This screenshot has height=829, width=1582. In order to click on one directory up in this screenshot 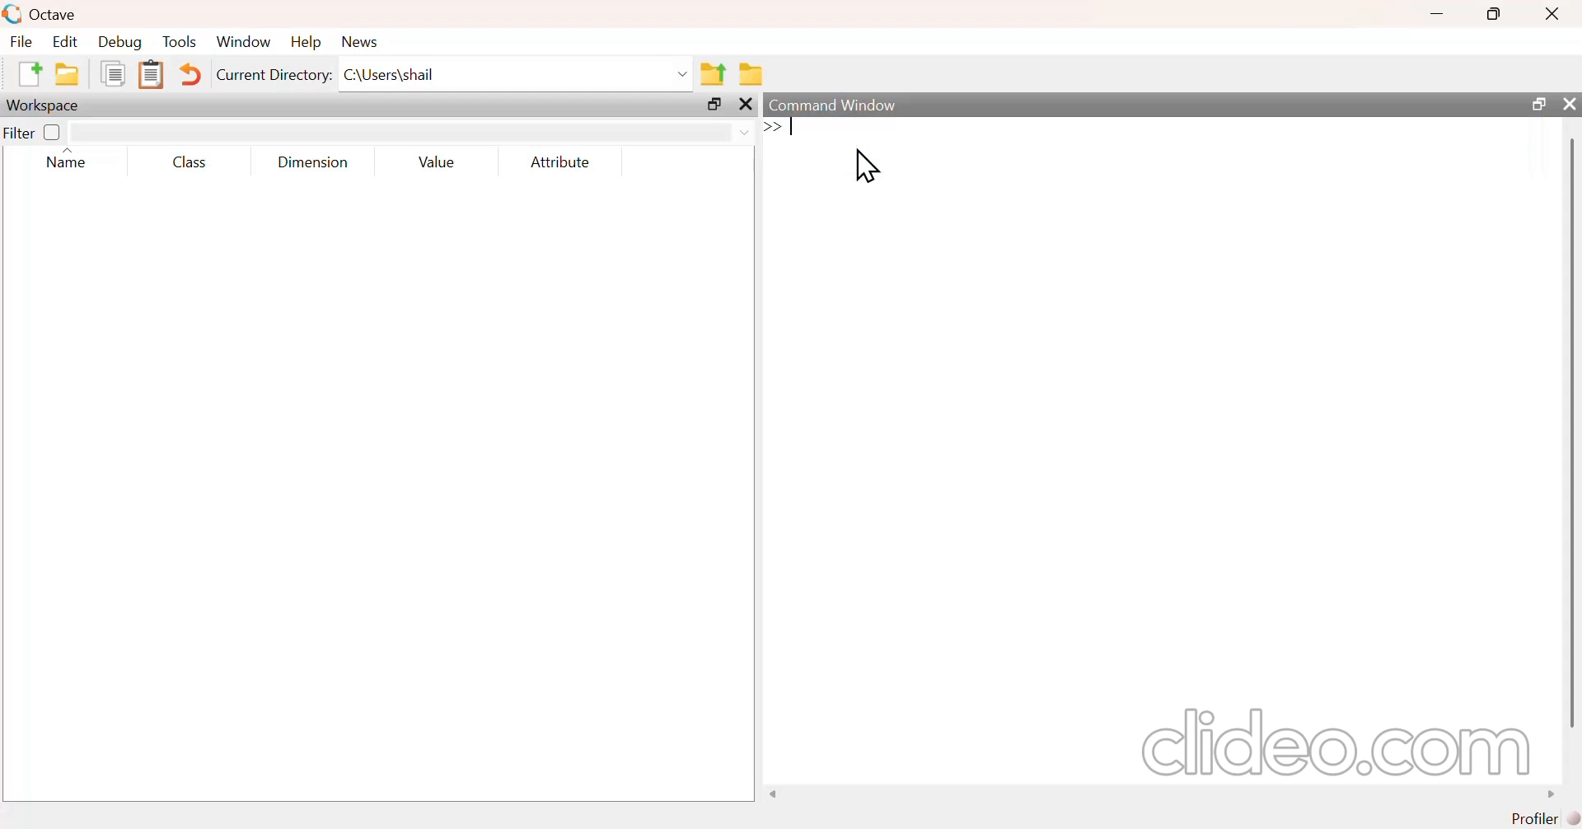, I will do `click(714, 73)`.